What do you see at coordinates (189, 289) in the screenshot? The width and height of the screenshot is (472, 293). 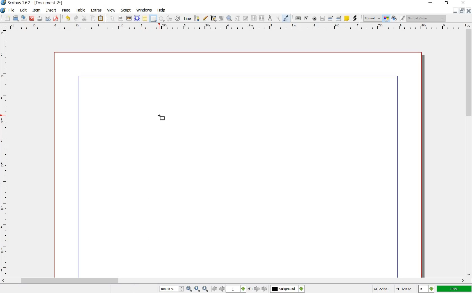 I see `zoom out` at bounding box center [189, 289].